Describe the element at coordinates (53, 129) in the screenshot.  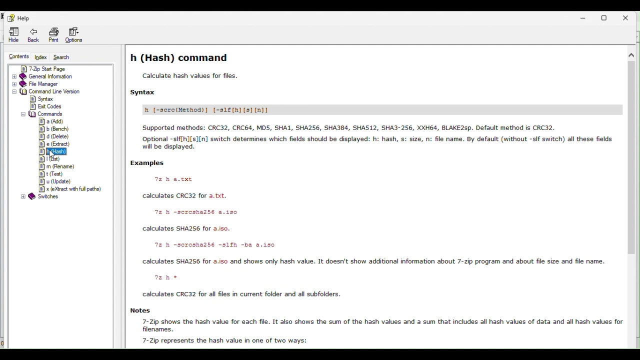
I see `b(bench)` at that location.